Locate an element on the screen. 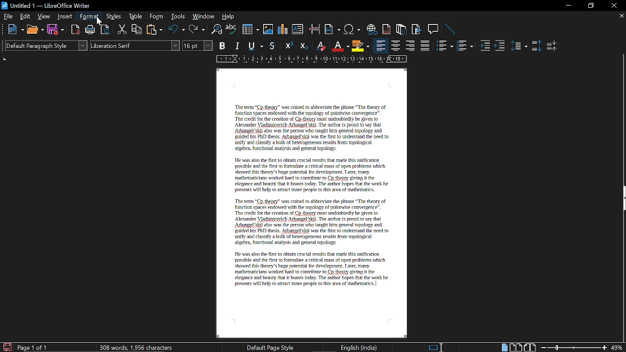  New is located at coordinates (15, 31).